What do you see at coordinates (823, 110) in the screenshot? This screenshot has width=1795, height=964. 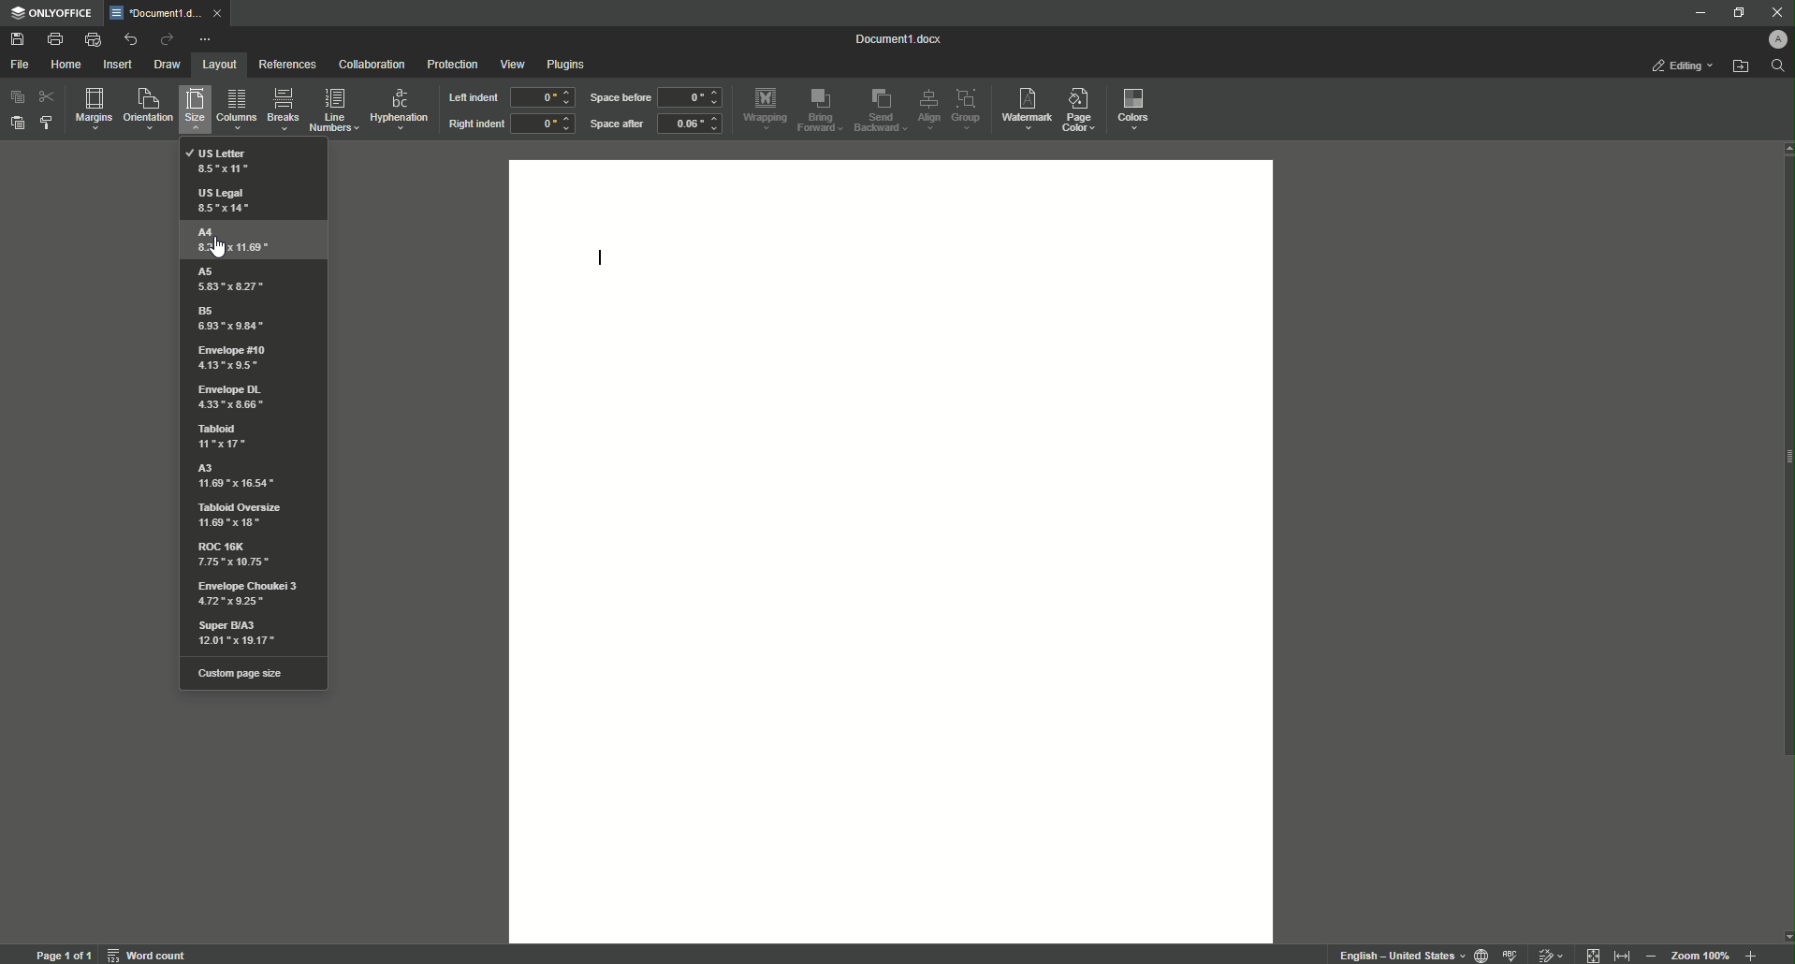 I see `Bring Forward` at bounding box center [823, 110].